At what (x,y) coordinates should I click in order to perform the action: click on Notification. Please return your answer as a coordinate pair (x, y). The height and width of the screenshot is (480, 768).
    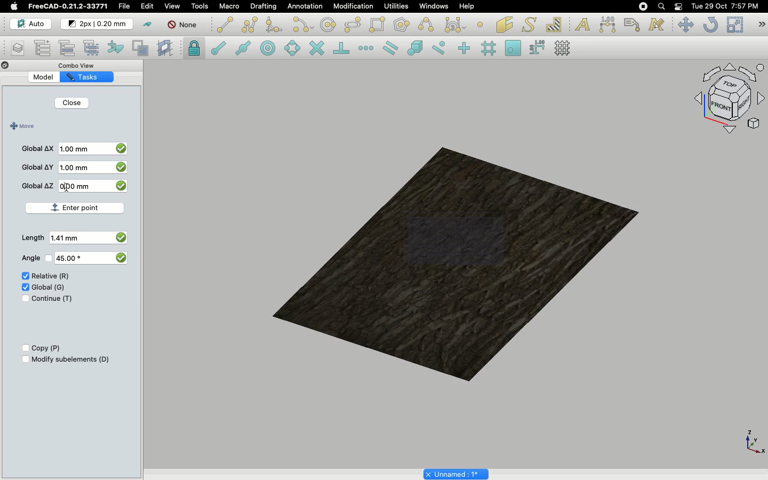
    Looking at the image, I should click on (679, 6).